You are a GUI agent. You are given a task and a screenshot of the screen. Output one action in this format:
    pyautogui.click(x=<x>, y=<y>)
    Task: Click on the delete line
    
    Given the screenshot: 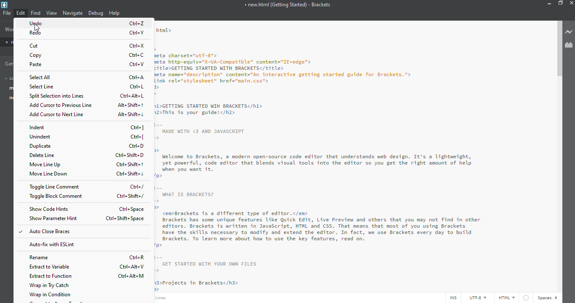 What is the action you would take?
    pyautogui.click(x=43, y=155)
    